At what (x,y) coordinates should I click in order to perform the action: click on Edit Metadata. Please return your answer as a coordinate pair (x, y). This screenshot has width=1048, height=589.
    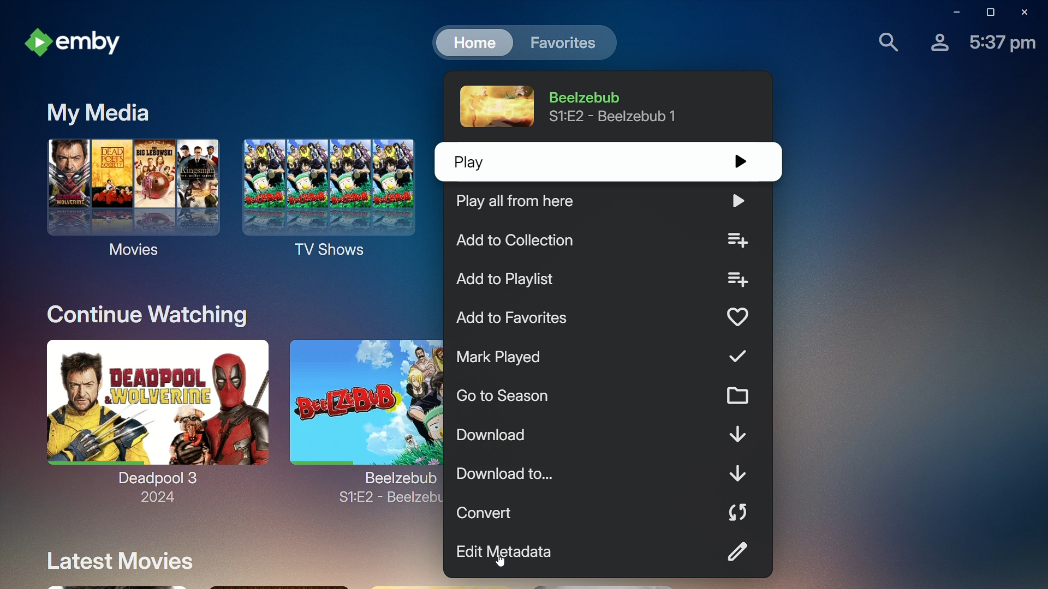
    Looking at the image, I should click on (609, 552).